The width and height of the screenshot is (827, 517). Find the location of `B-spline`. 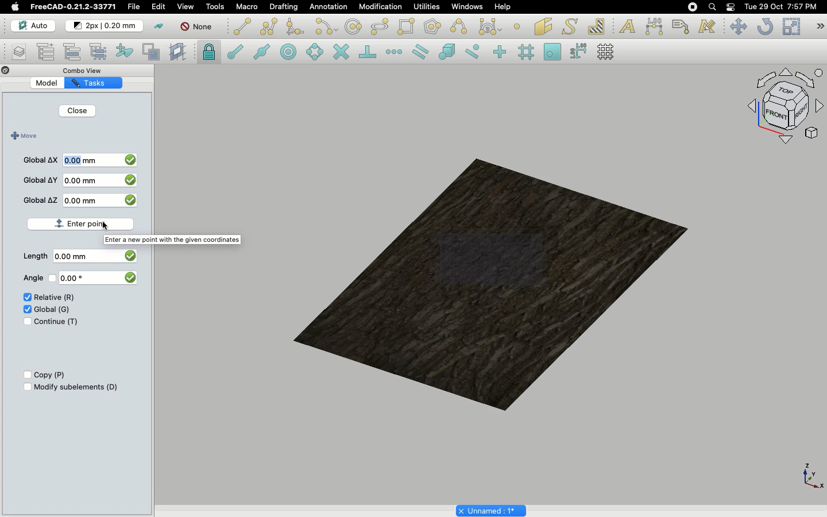

B-spline is located at coordinates (461, 26).